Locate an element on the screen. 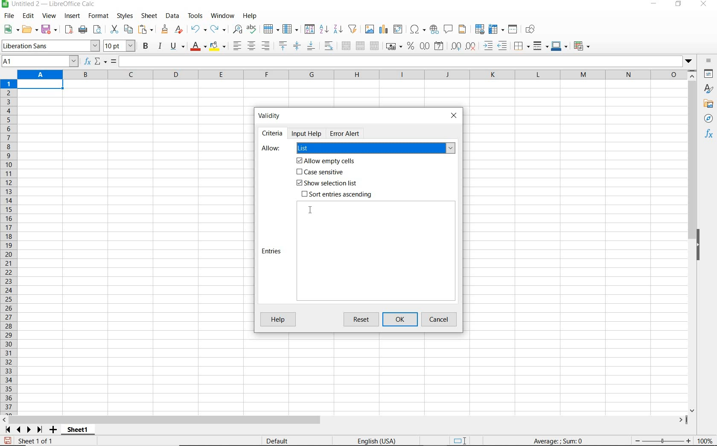 The image size is (717, 446). merge and center or unmerge cells is located at coordinates (346, 46).